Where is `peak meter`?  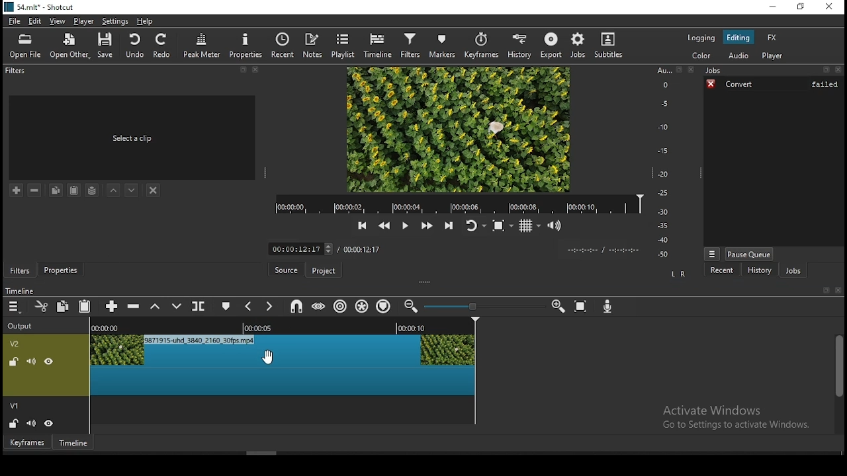 peak meter is located at coordinates (201, 44).